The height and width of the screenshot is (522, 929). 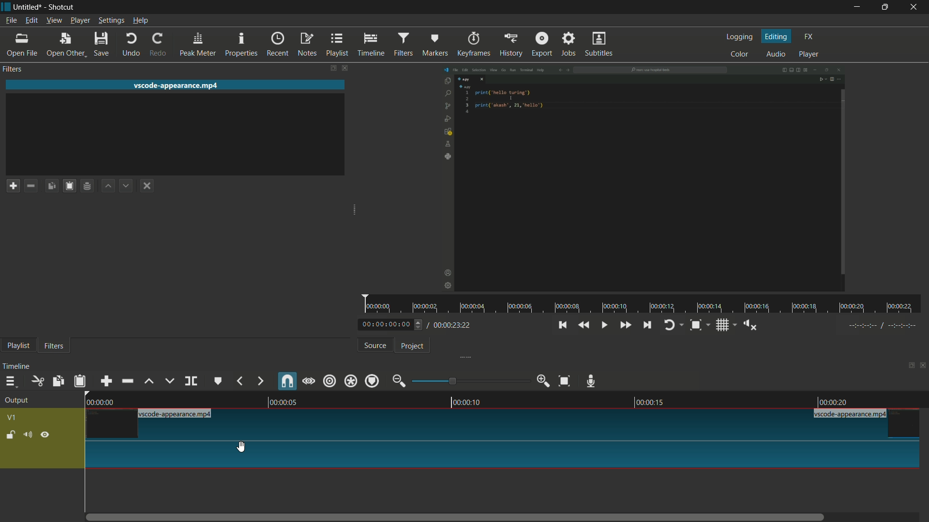 I want to click on video in timeline, so click(x=503, y=445).